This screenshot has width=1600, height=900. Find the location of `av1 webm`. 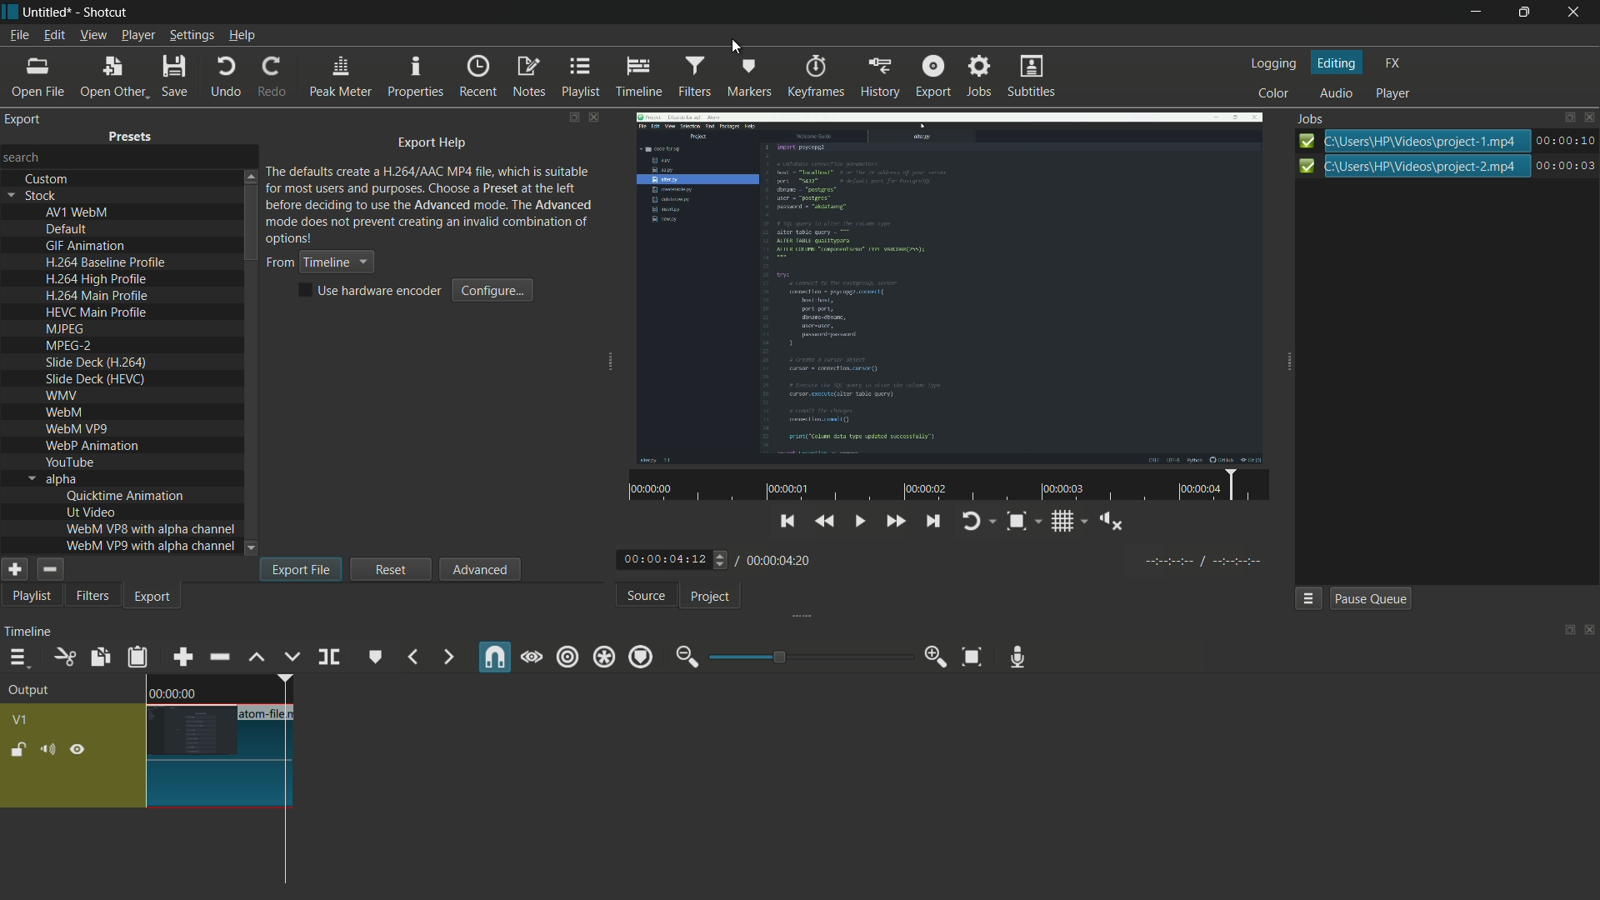

av1 webm is located at coordinates (77, 212).